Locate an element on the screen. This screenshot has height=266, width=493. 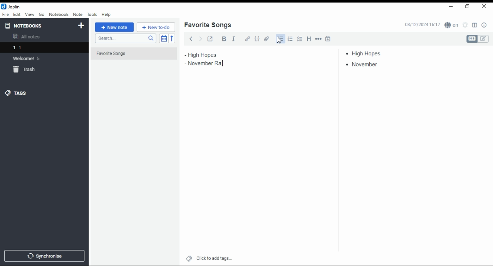
code is located at coordinates (257, 39).